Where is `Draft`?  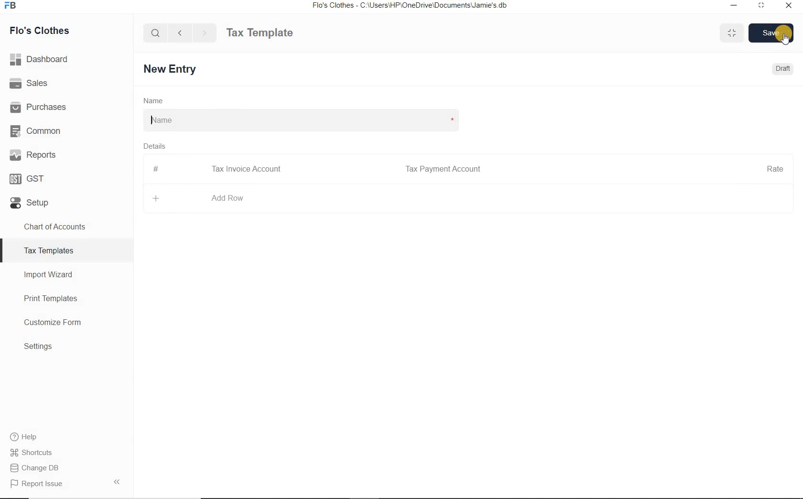 Draft is located at coordinates (784, 68).